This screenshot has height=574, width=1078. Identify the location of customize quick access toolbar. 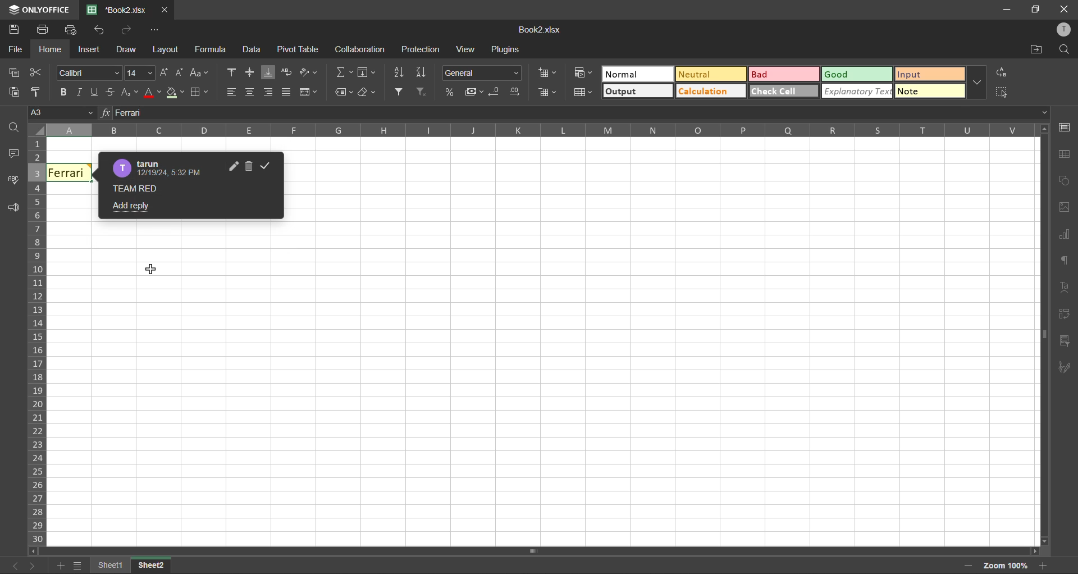
(159, 30).